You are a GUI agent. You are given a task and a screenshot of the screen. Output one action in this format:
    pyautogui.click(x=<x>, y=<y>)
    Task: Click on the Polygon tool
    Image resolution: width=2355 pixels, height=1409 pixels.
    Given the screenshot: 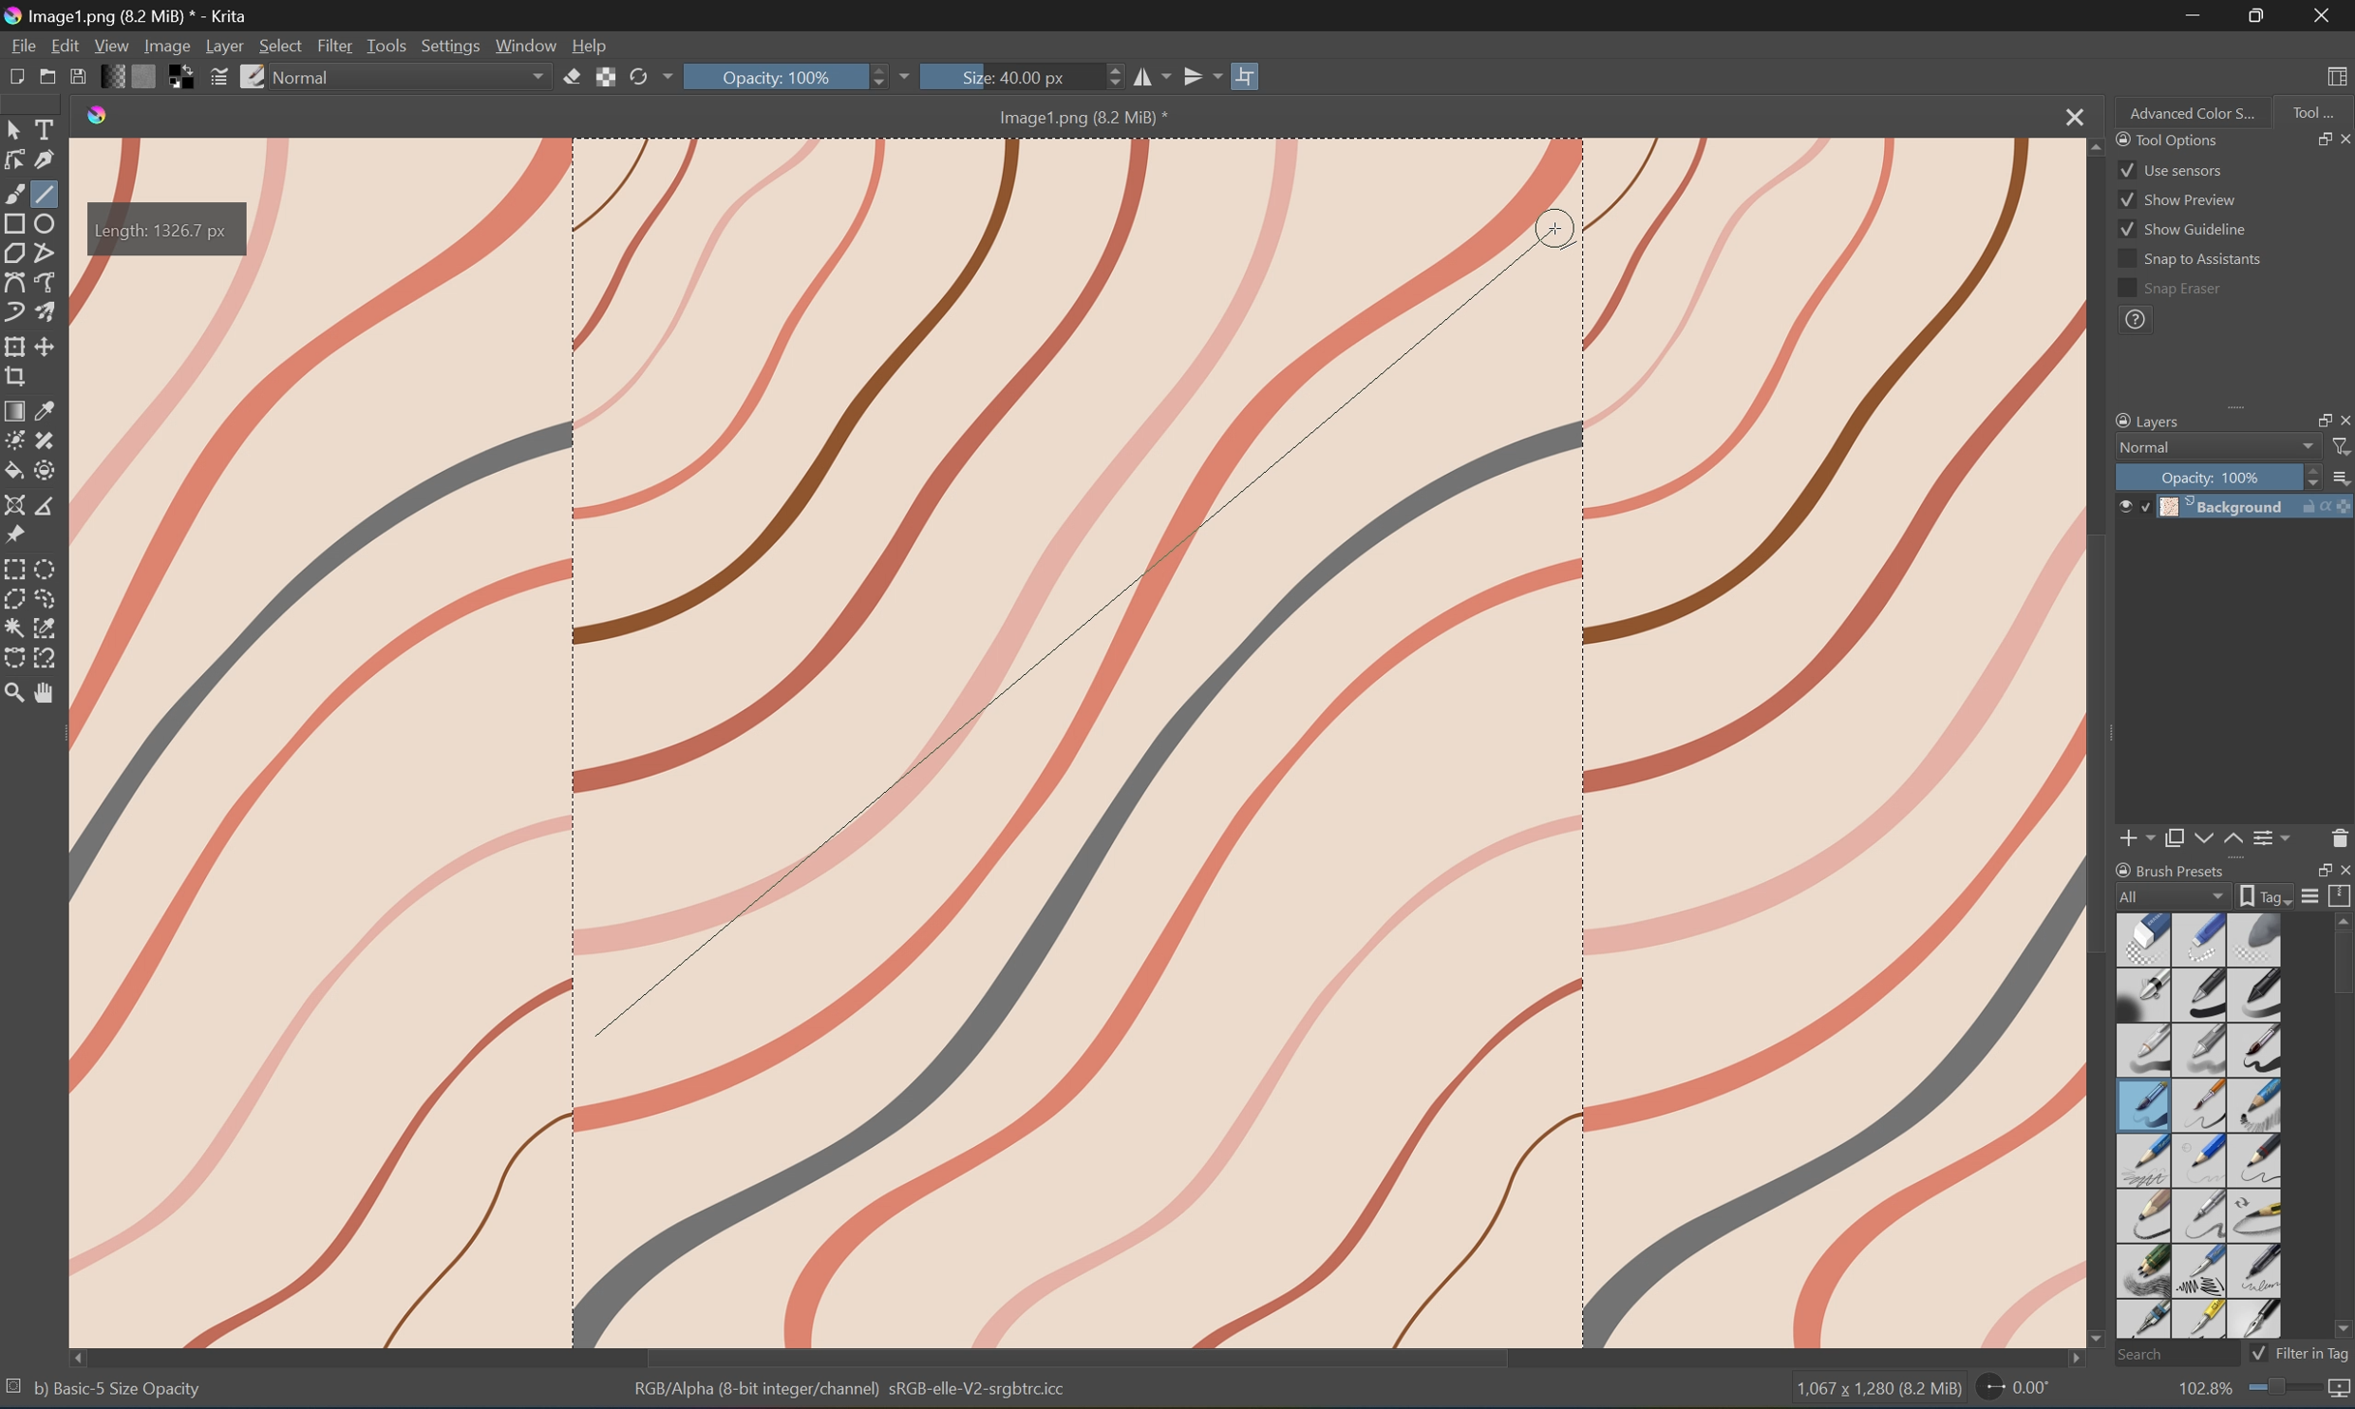 What is the action you would take?
    pyautogui.click(x=19, y=254)
    